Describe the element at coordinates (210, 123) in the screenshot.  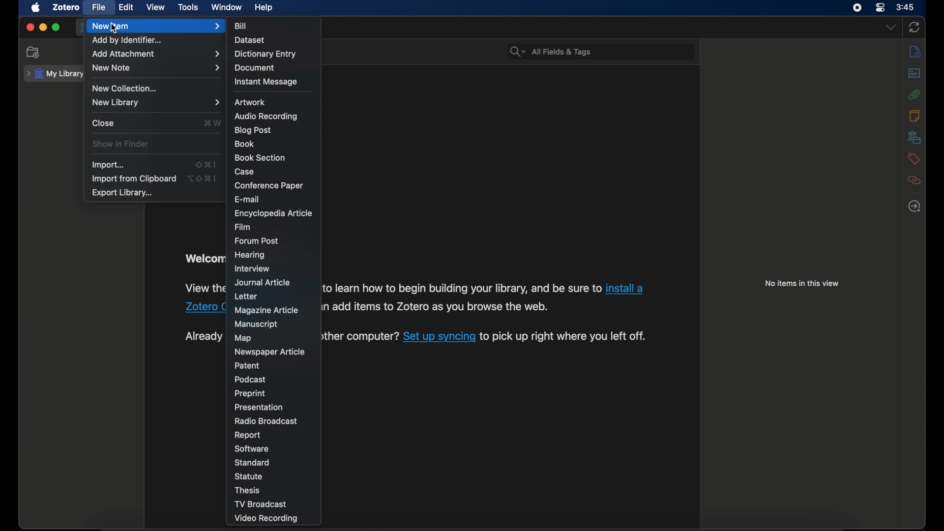
I see `shortcut` at that location.